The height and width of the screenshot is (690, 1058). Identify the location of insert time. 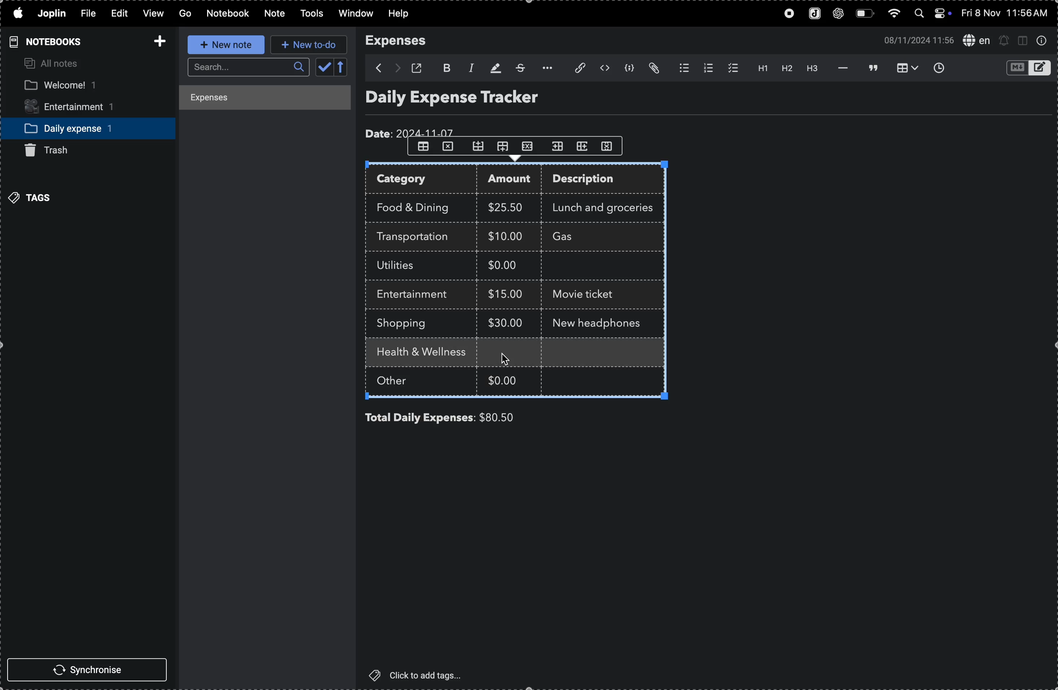
(938, 68).